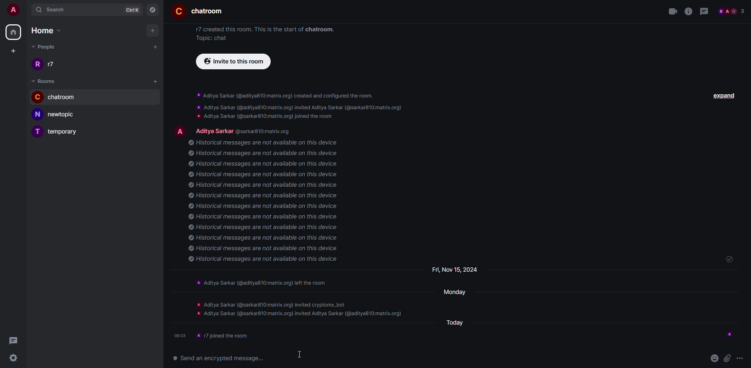  Describe the element at coordinates (688, 11) in the screenshot. I see `info` at that location.